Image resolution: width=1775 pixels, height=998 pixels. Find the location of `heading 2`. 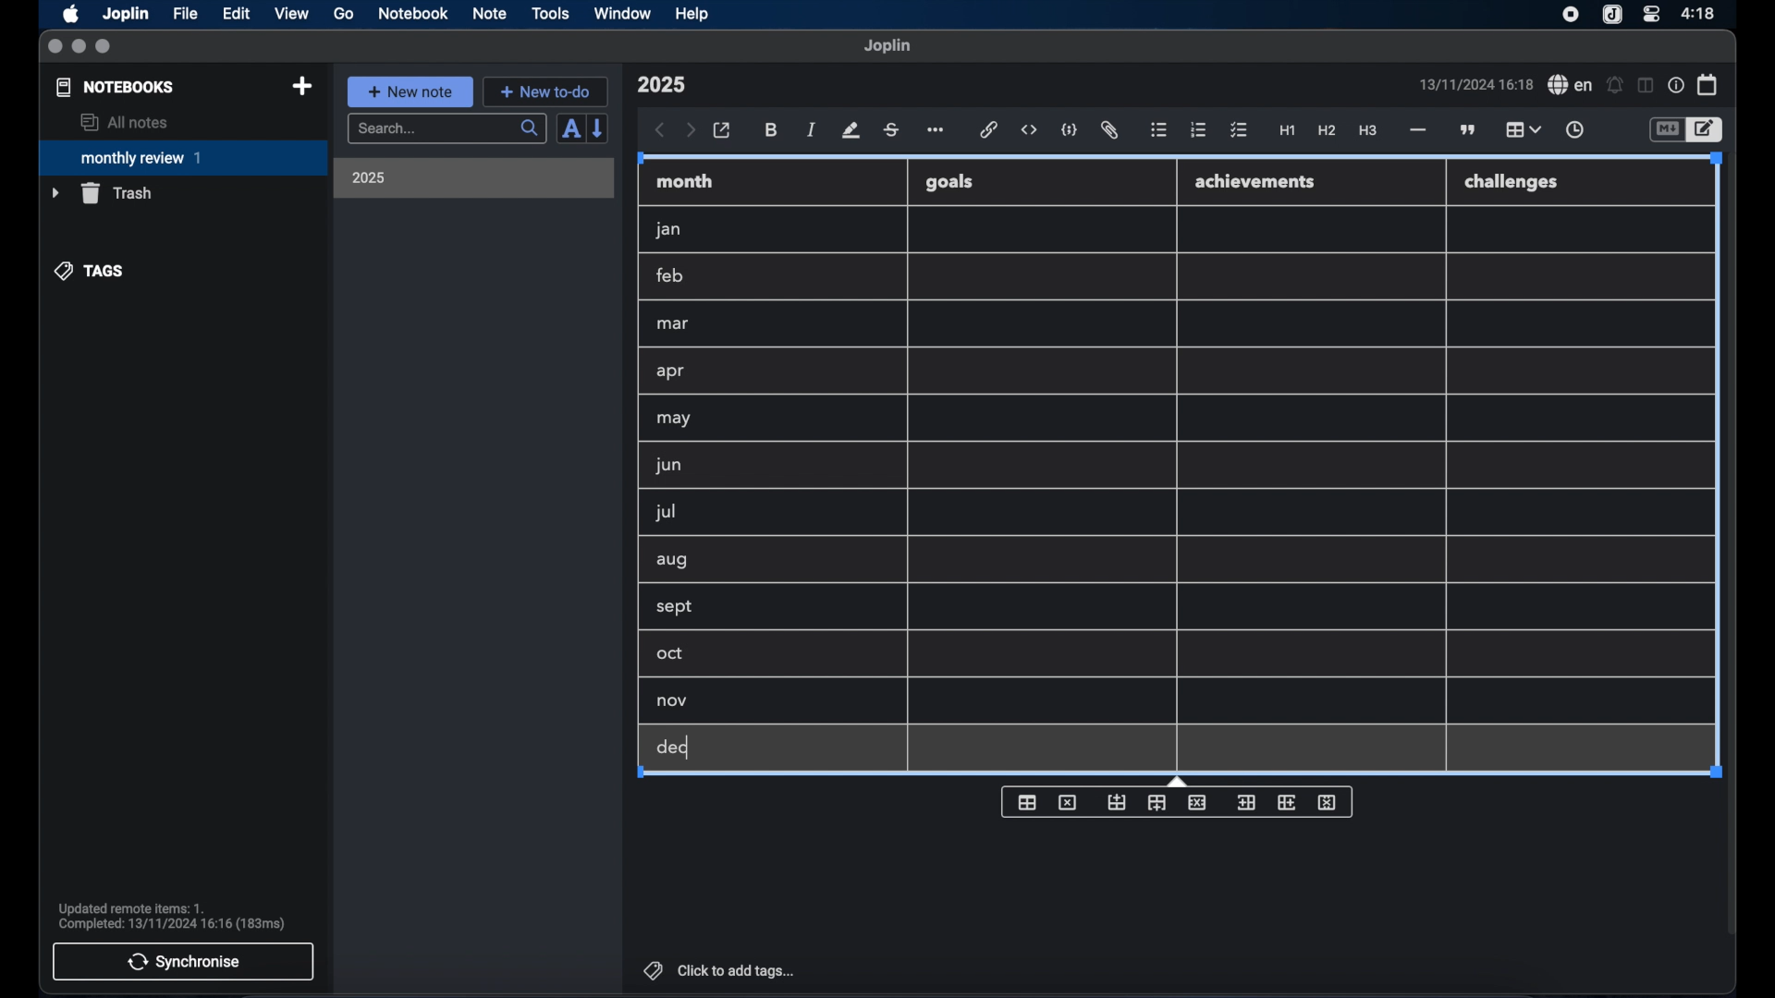

heading 2 is located at coordinates (1328, 131).